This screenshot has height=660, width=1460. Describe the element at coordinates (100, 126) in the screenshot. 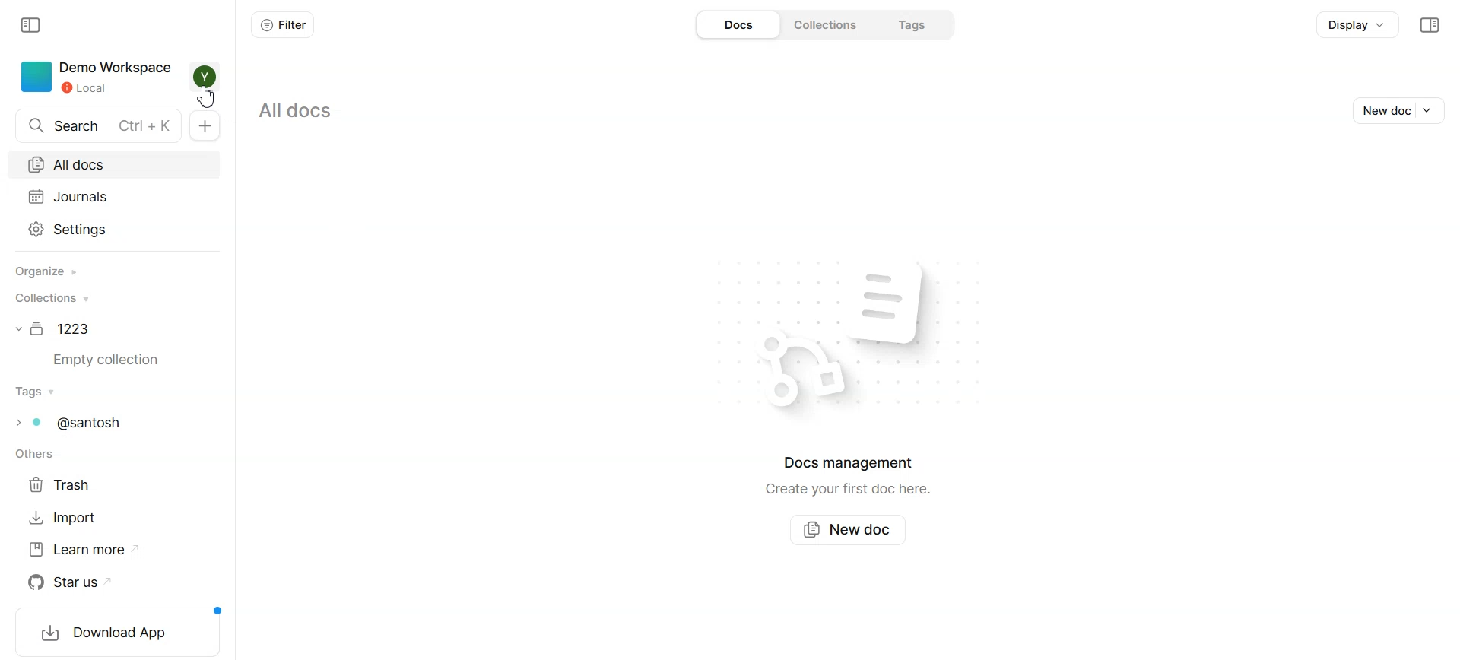

I see `Search doc` at that location.